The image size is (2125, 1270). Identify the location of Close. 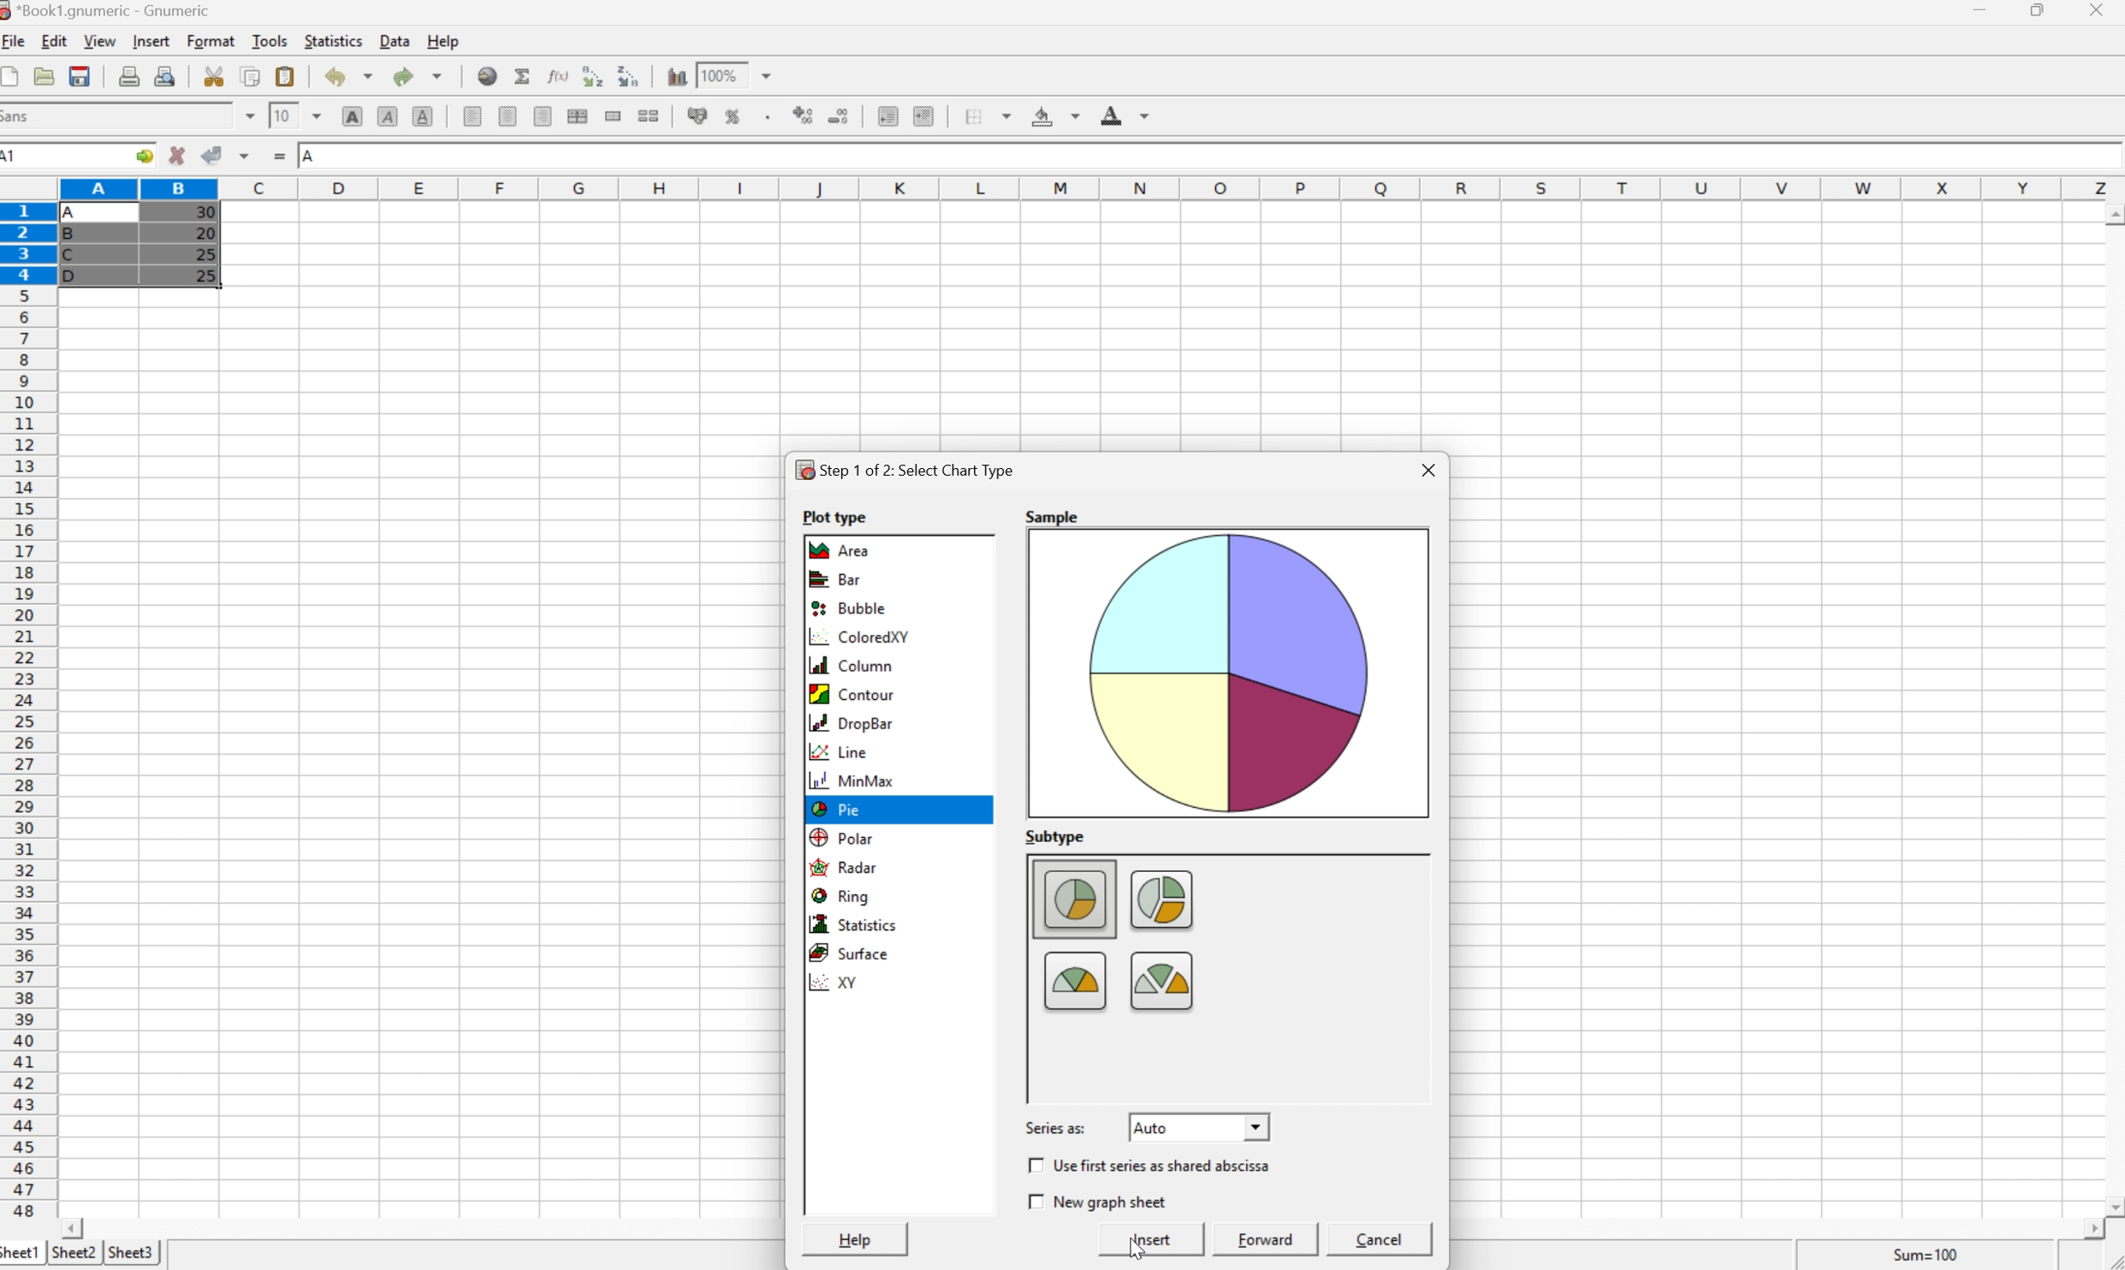
(2098, 11).